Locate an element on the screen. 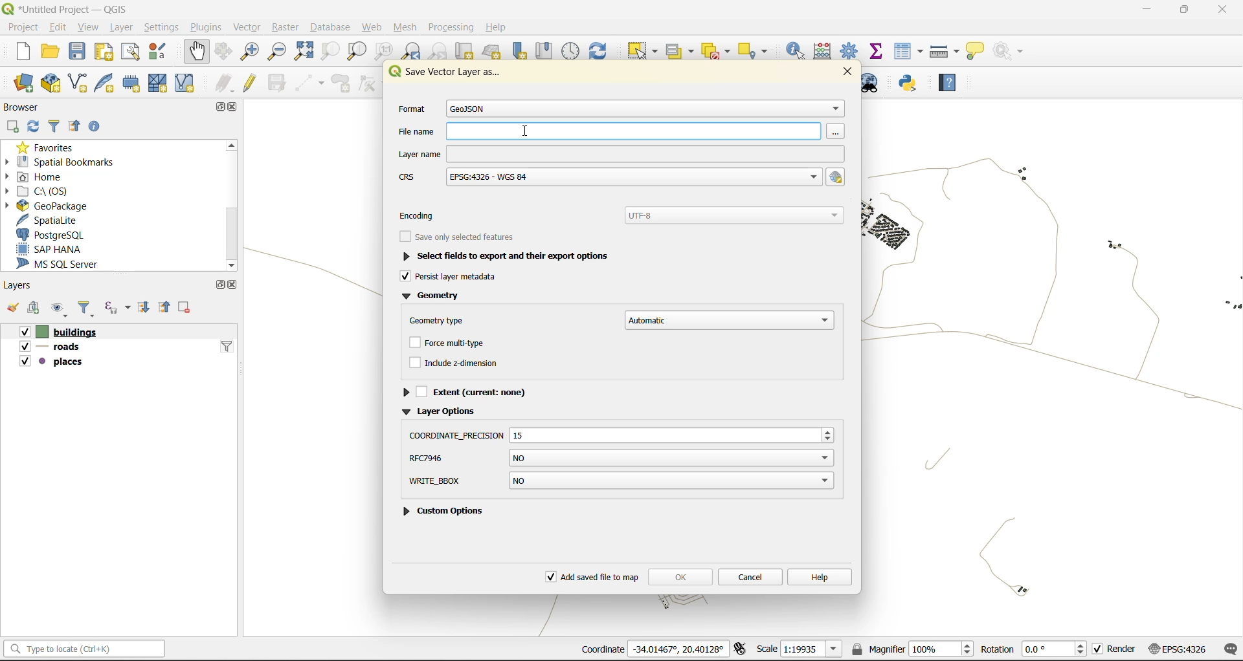 The width and height of the screenshot is (1243, 661). postgresql is located at coordinates (54, 233).